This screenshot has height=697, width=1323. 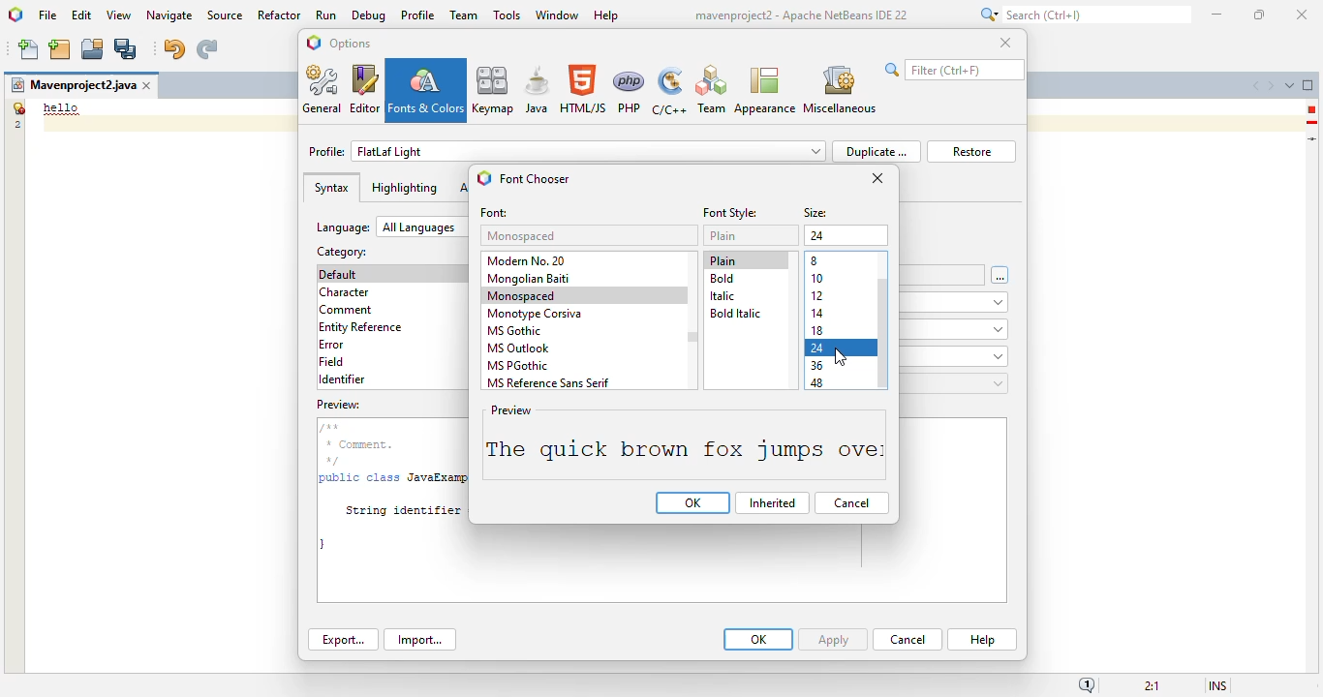 What do you see at coordinates (765, 91) in the screenshot?
I see `appearance` at bounding box center [765, 91].